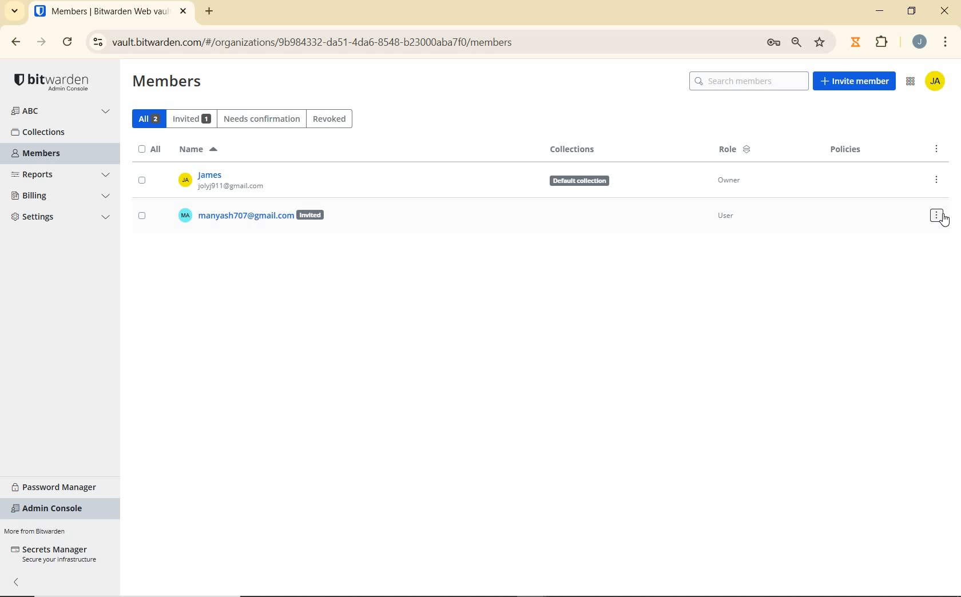 This screenshot has width=961, height=597. What do you see at coordinates (62, 175) in the screenshot?
I see `REPORTS` at bounding box center [62, 175].